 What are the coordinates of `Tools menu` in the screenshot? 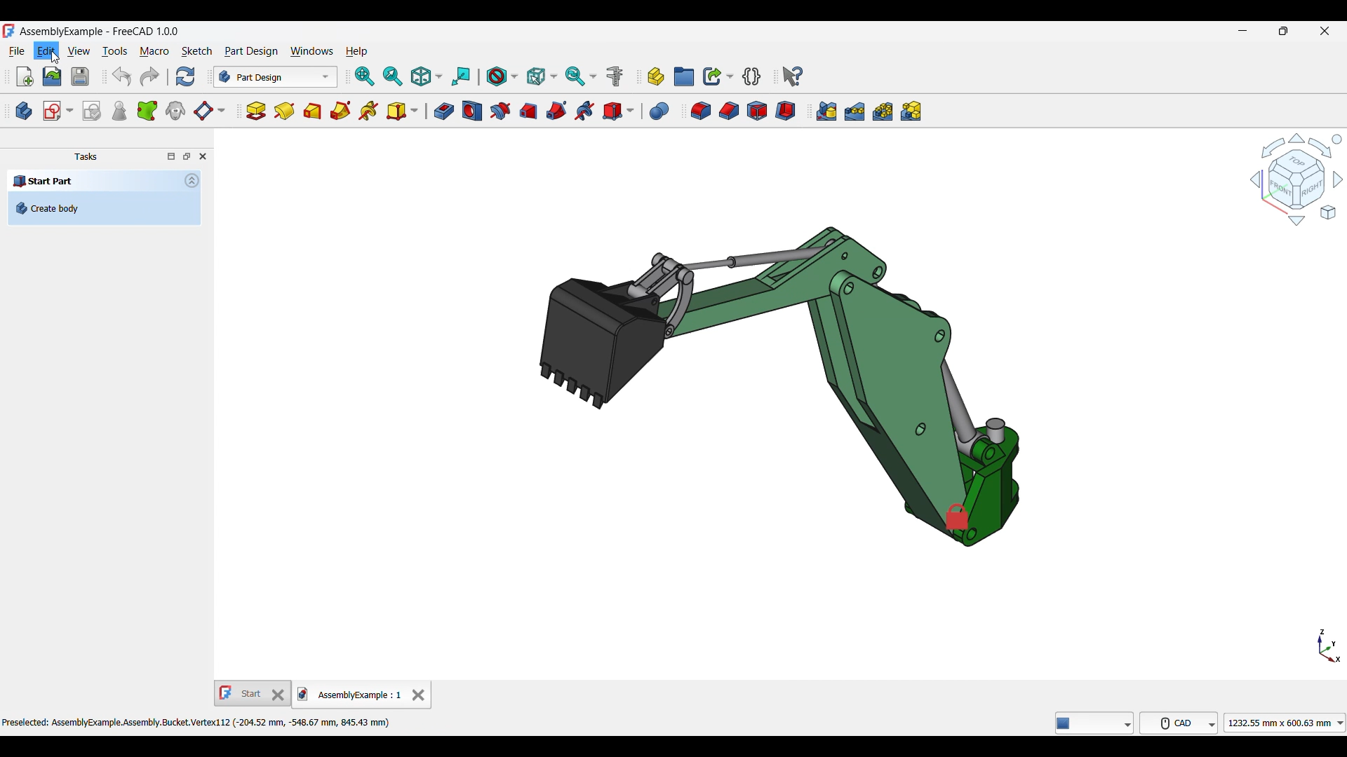 It's located at (114, 51).